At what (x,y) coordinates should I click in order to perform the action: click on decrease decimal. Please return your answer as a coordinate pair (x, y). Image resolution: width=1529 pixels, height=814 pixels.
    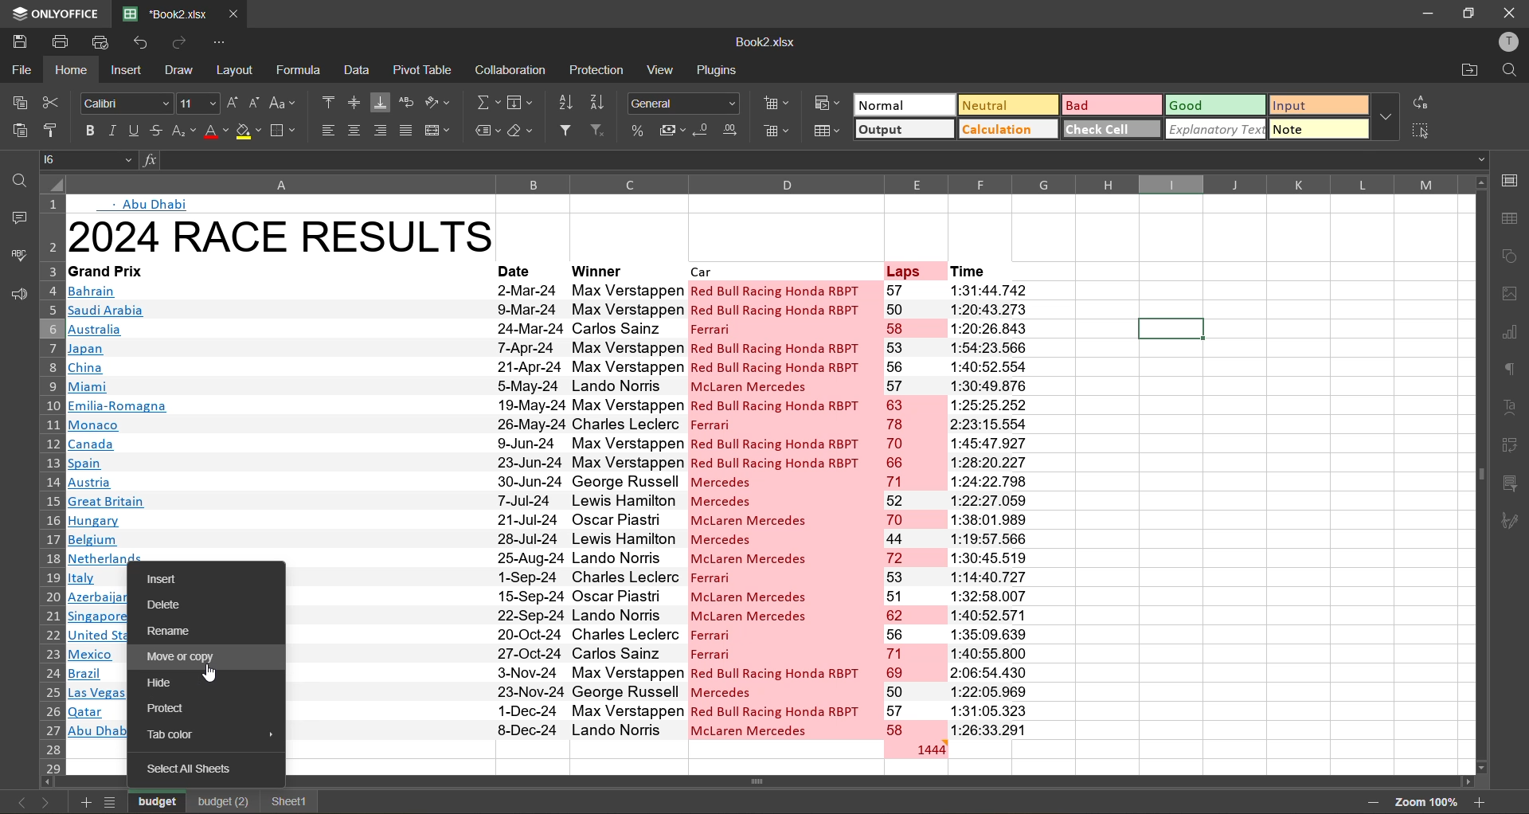
    Looking at the image, I should click on (704, 131).